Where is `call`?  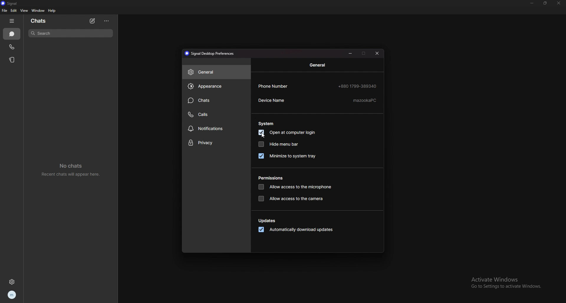 call is located at coordinates (11, 47).